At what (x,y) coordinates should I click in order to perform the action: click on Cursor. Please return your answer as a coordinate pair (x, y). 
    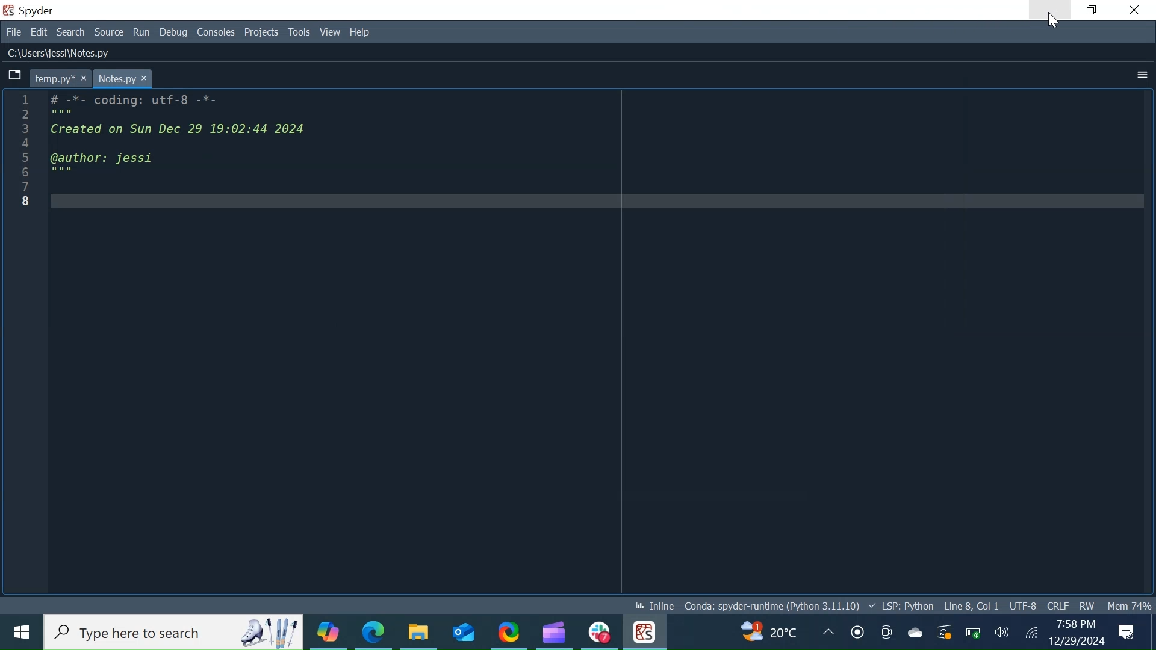
    Looking at the image, I should click on (1055, 20).